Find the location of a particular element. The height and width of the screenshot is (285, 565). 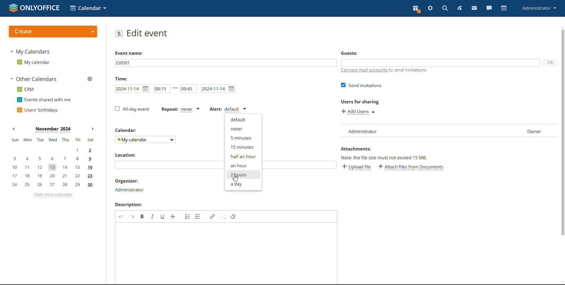

attachment label is located at coordinates (359, 148).